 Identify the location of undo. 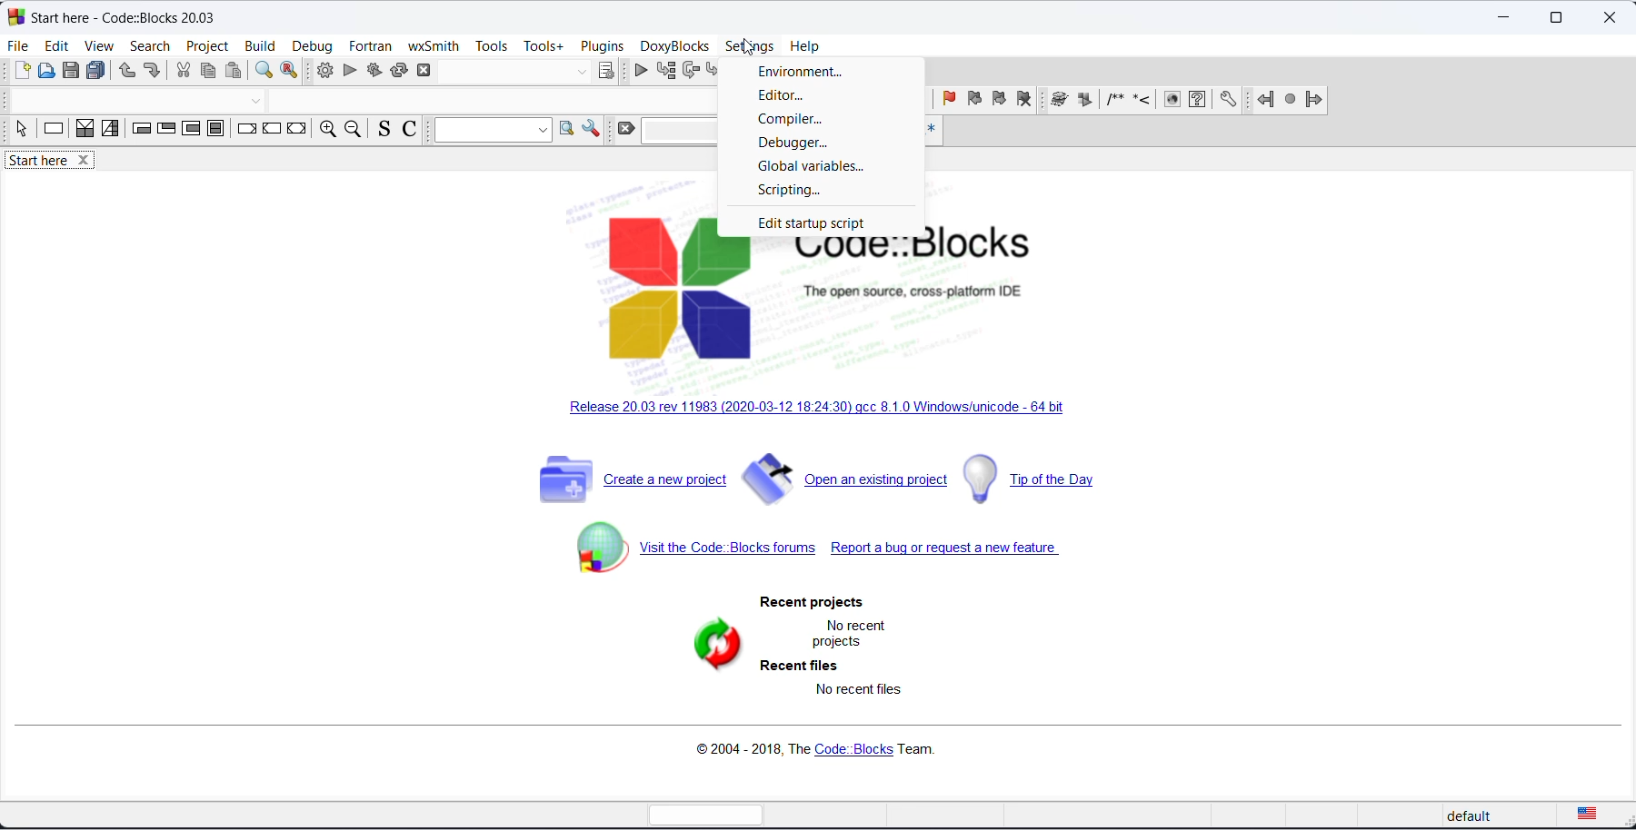
(127, 72).